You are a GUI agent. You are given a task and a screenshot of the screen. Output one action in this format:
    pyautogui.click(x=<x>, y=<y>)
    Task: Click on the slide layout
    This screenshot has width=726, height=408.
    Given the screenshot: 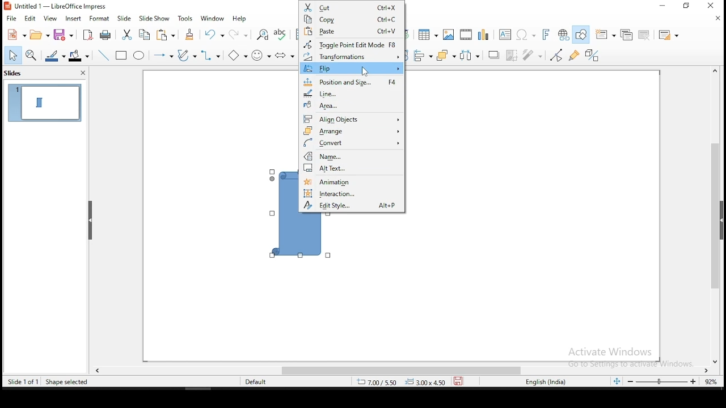 What is the action you would take?
    pyautogui.click(x=670, y=35)
    